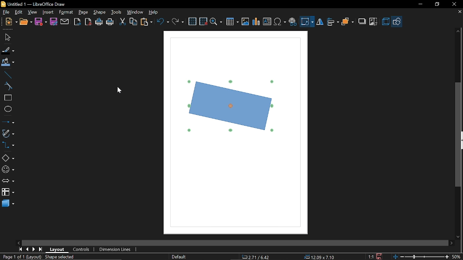 The height and width of the screenshot is (260, 463). I want to click on 3d effect, so click(386, 22).